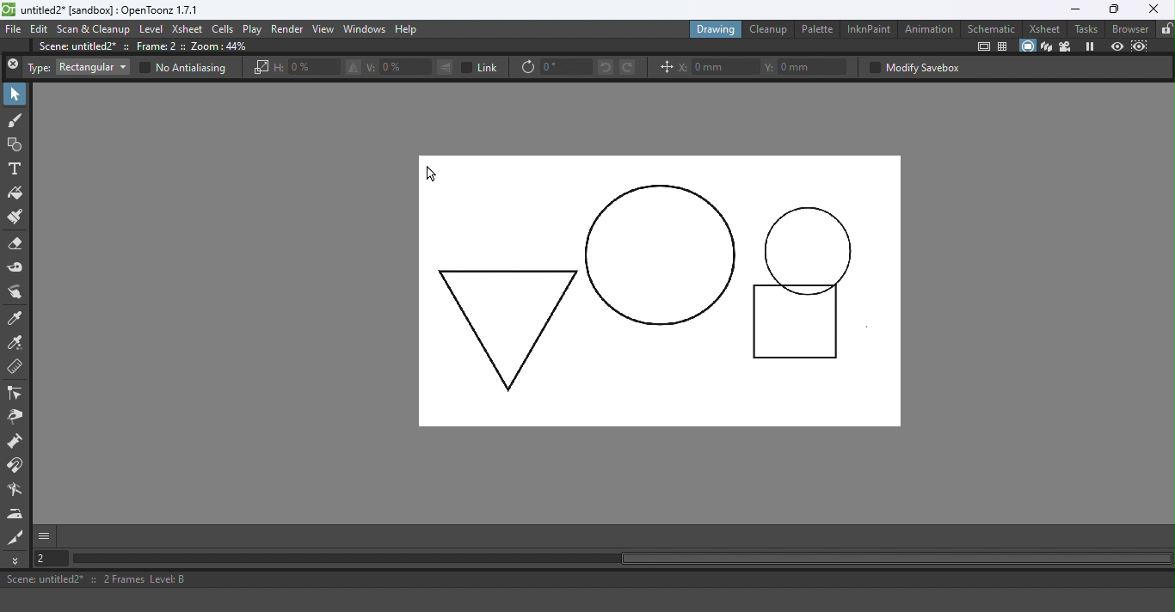  I want to click on Type tool, so click(15, 168).